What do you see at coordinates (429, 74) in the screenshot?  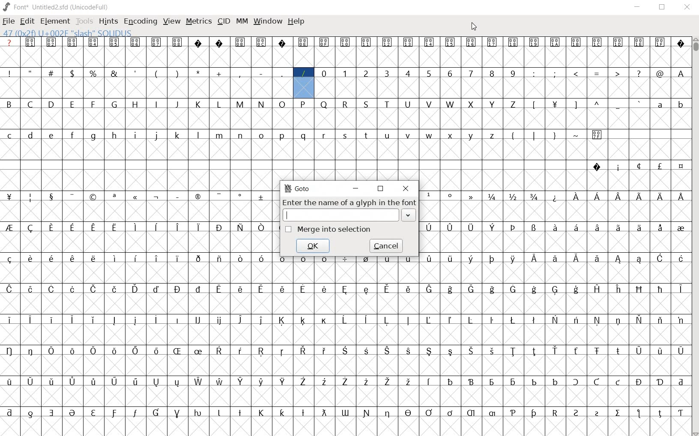 I see `glyph` at bounding box center [429, 74].